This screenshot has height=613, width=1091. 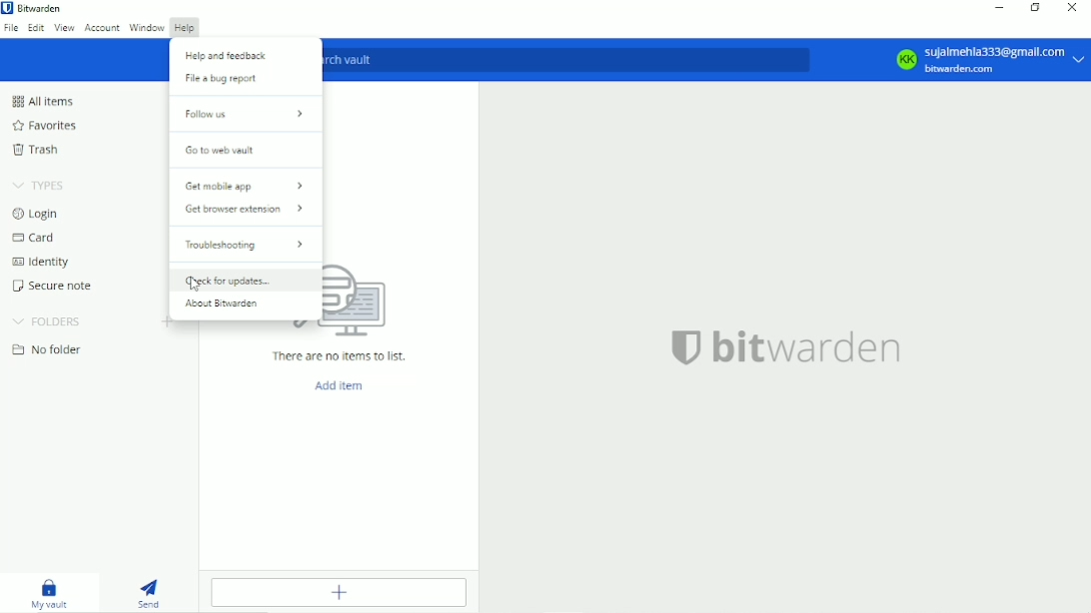 What do you see at coordinates (228, 78) in the screenshot?
I see `File a bug report` at bounding box center [228, 78].